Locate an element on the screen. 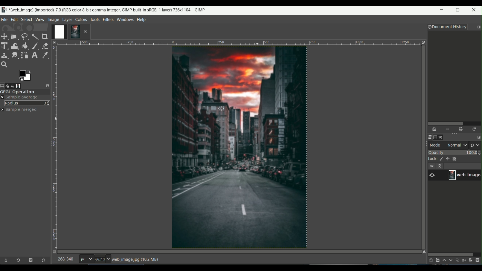 This screenshot has height=271, width=482. layers tab is located at coordinates (68, 19).